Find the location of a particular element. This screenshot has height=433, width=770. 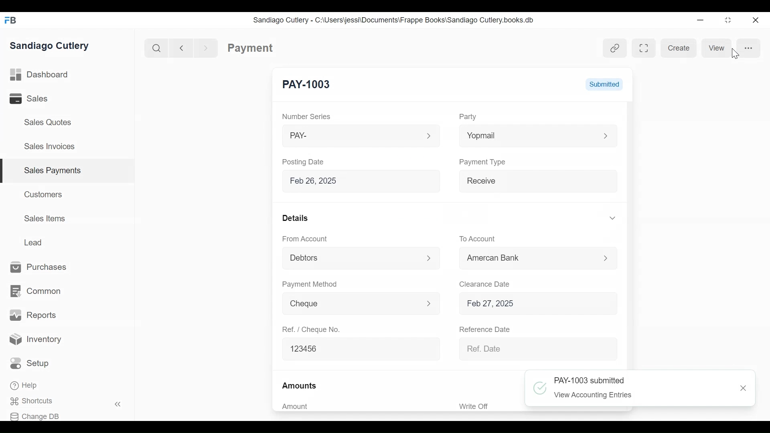

Sales Items is located at coordinates (45, 219).